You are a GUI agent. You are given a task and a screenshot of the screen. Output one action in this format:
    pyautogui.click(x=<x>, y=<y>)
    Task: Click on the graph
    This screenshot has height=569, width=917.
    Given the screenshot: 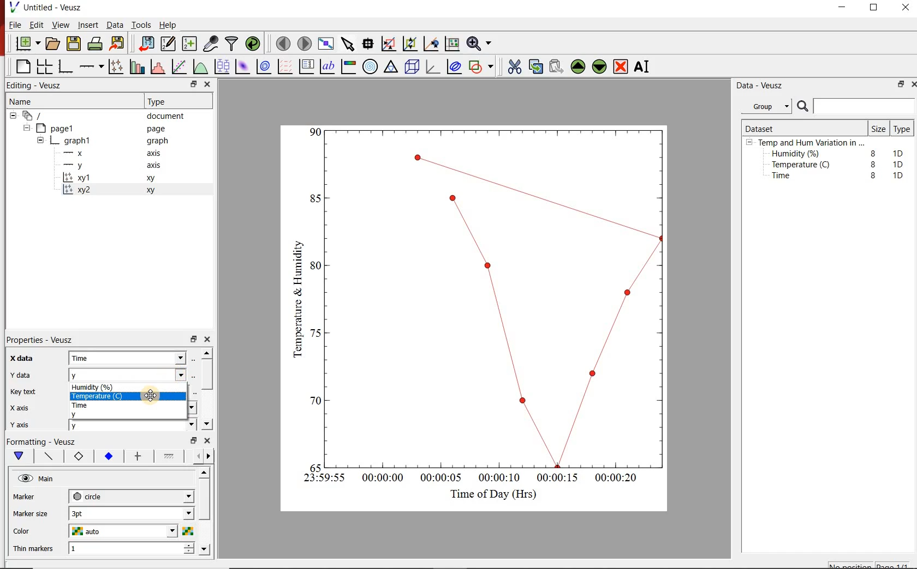 What is the action you would take?
    pyautogui.click(x=78, y=140)
    